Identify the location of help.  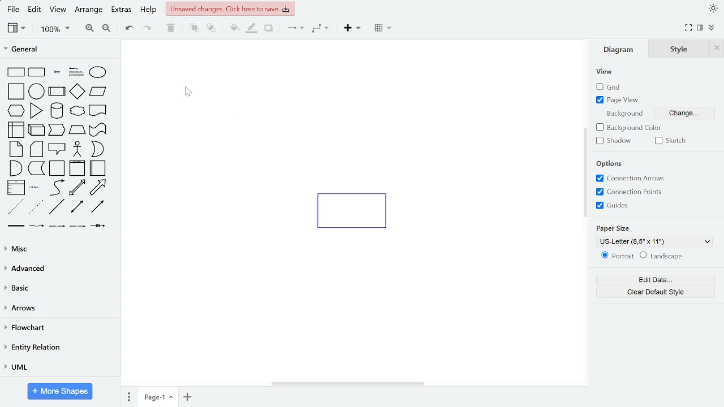
(149, 11).